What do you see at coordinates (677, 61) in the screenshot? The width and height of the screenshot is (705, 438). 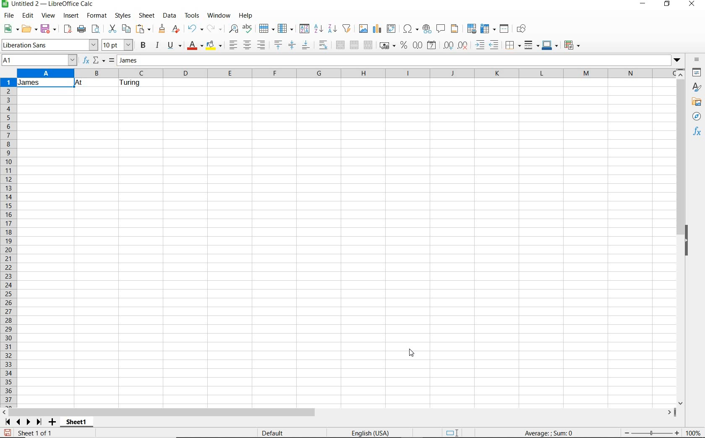 I see `dropdown` at bounding box center [677, 61].